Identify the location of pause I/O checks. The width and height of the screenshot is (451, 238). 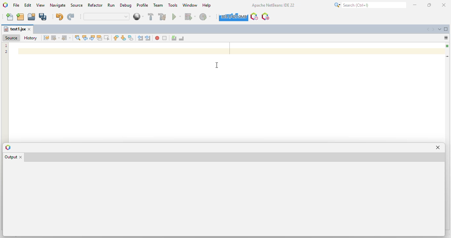
(265, 17).